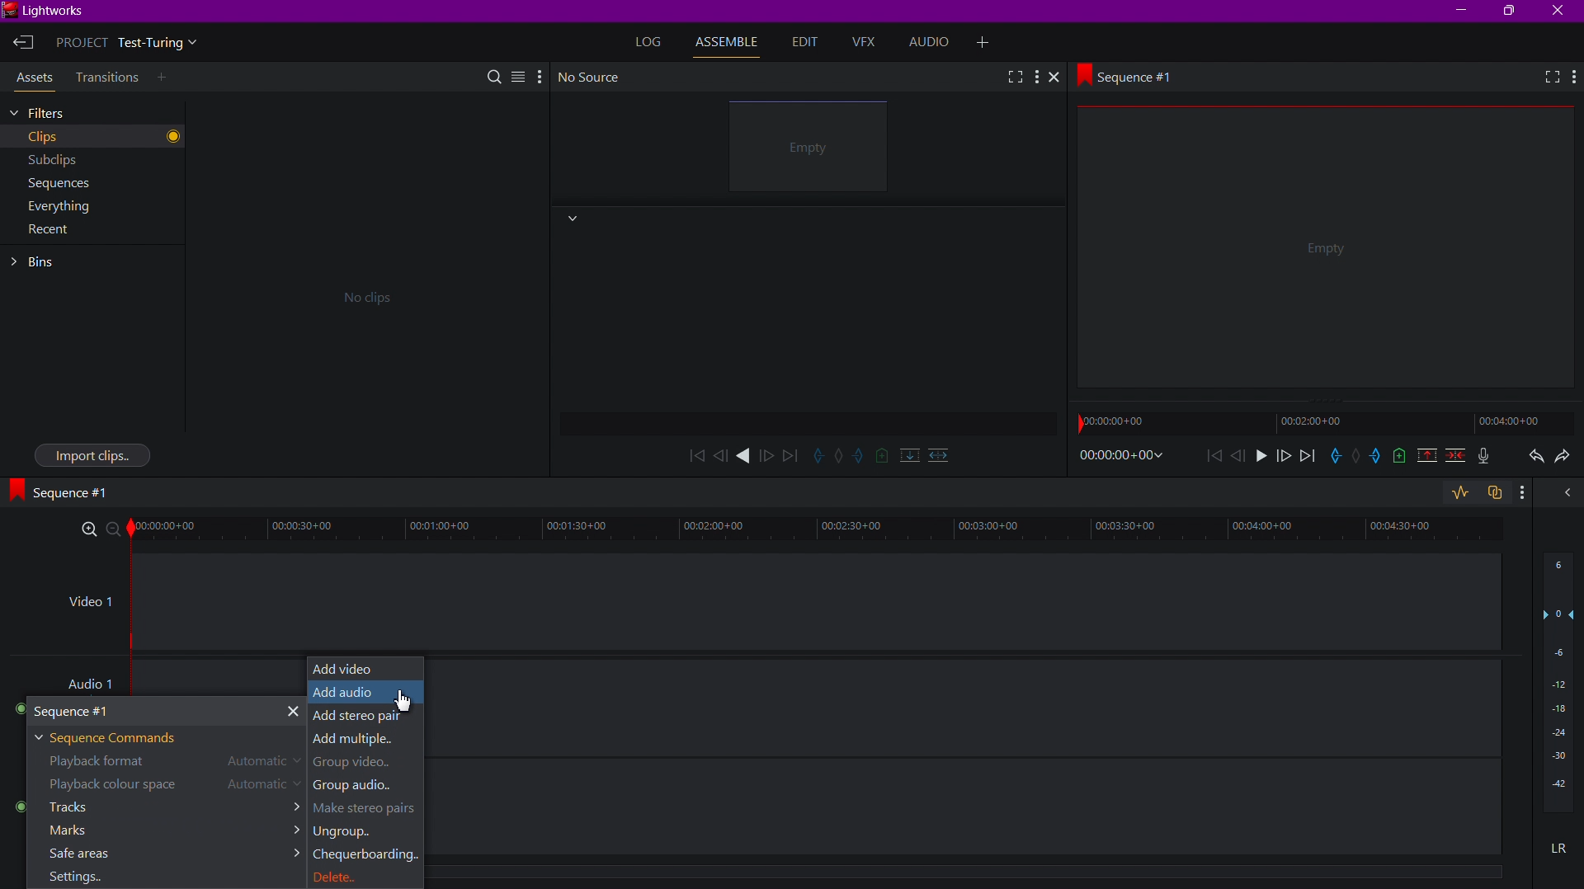 This screenshot has height=889, width=1584. What do you see at coordinates (115, 736) in the screenshot?
I see `Sequence Commands` at bounding box center [115, 736].